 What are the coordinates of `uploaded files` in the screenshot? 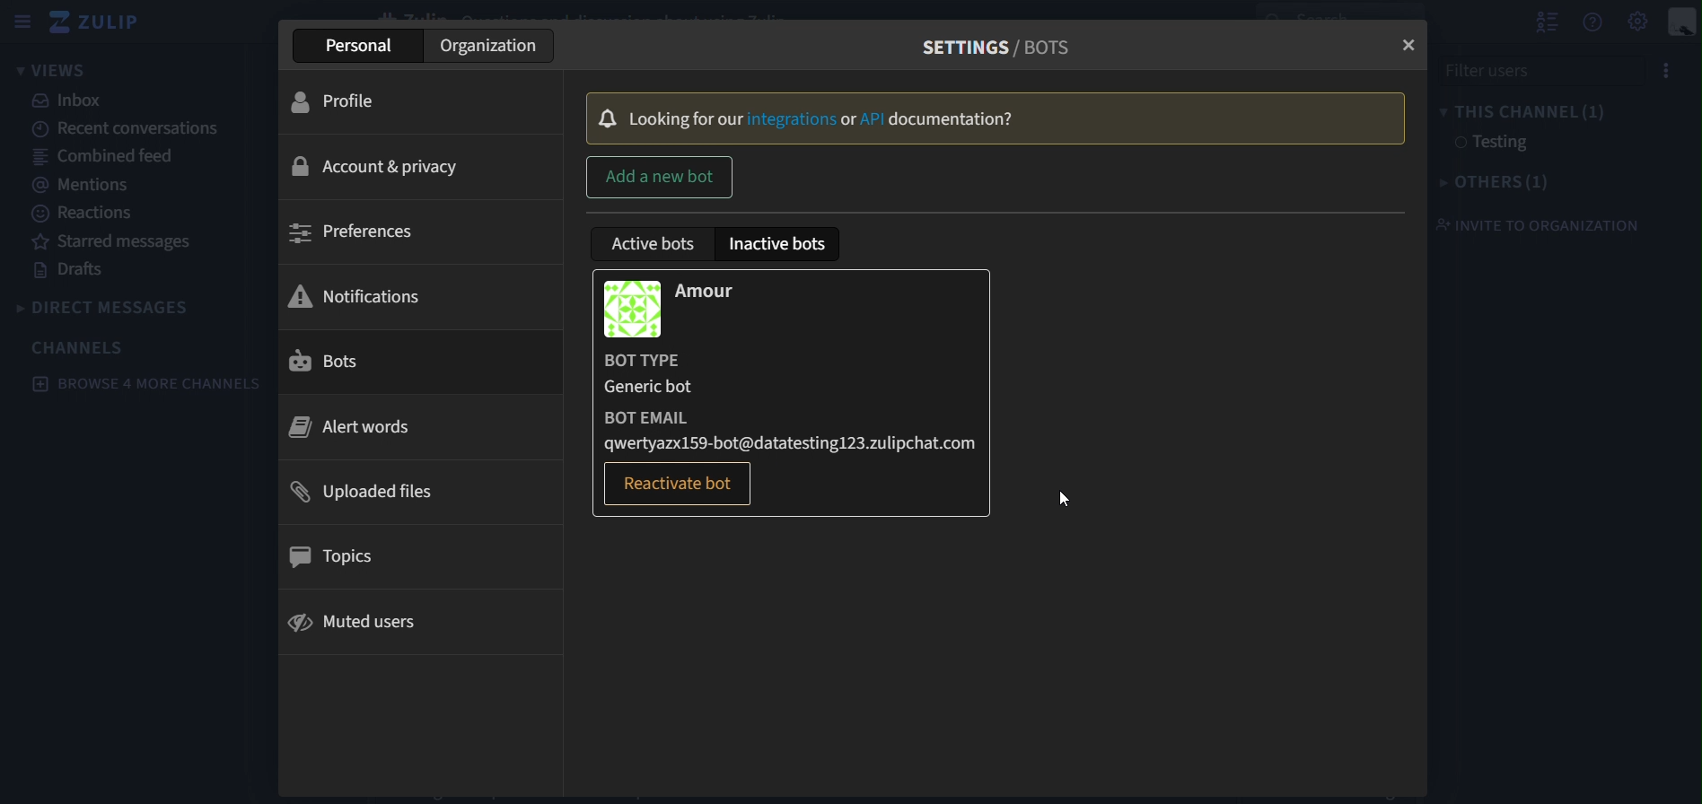 It's located at (376, 494).